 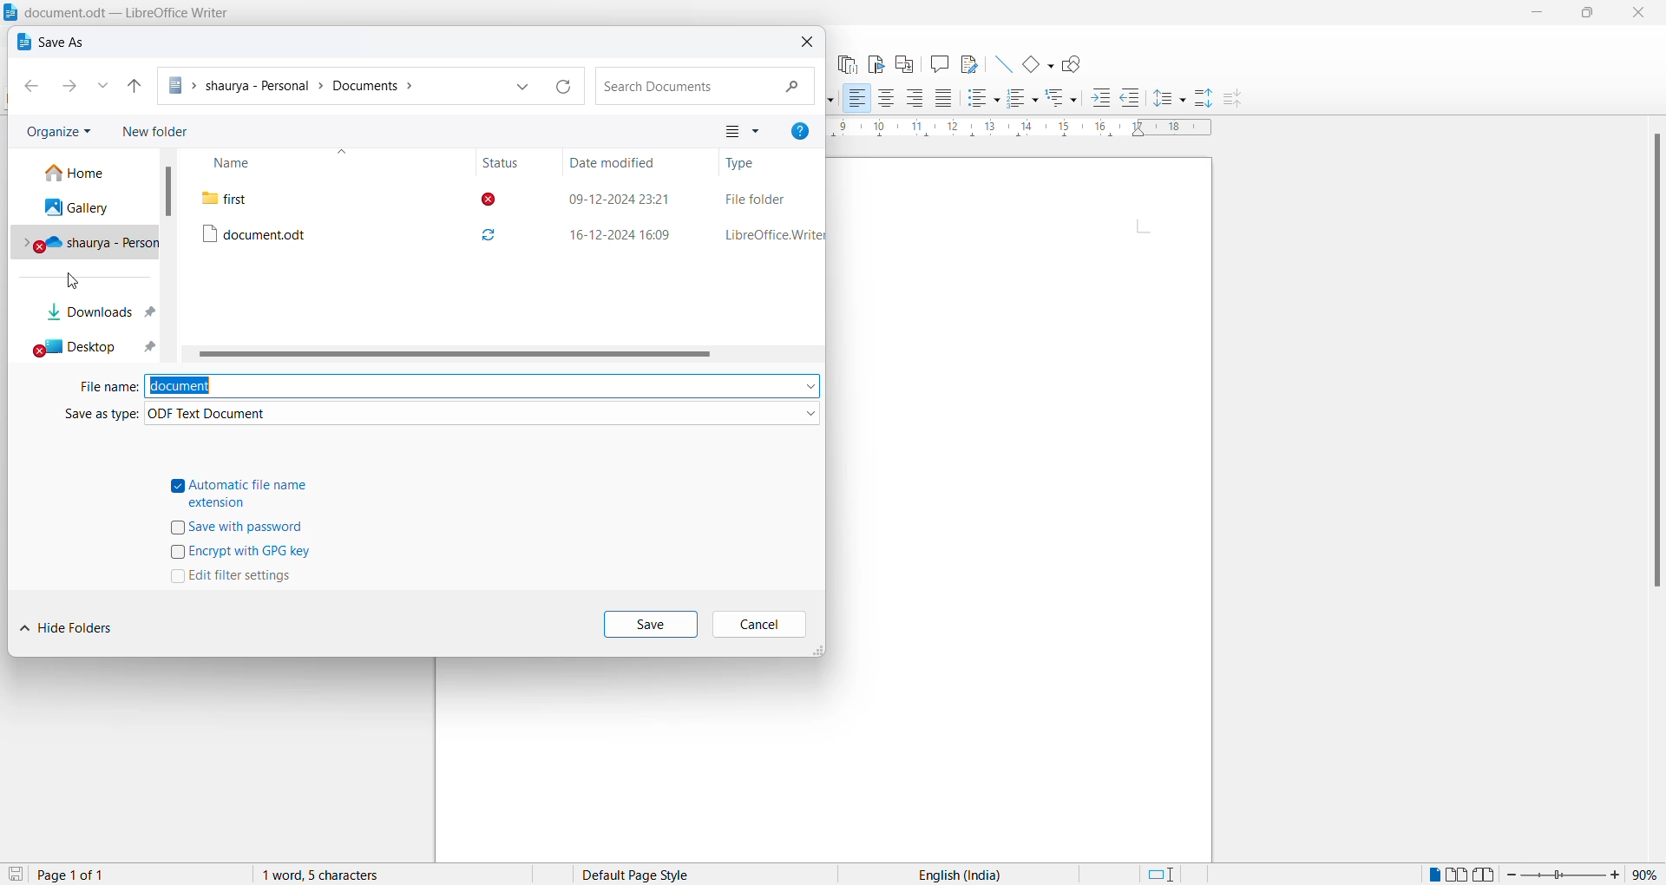 What do you see at coordinates (1643, 15) in the screenshot?
I see `close` at bounding box center [1643, 15].